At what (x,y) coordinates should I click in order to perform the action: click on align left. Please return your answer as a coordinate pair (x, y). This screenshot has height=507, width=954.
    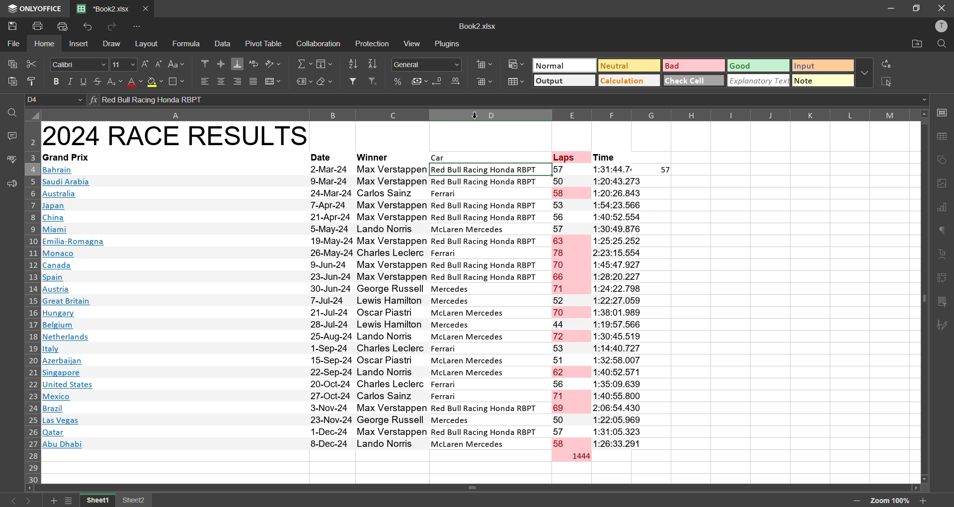
    Looking at the image, I should click on (205, 81).